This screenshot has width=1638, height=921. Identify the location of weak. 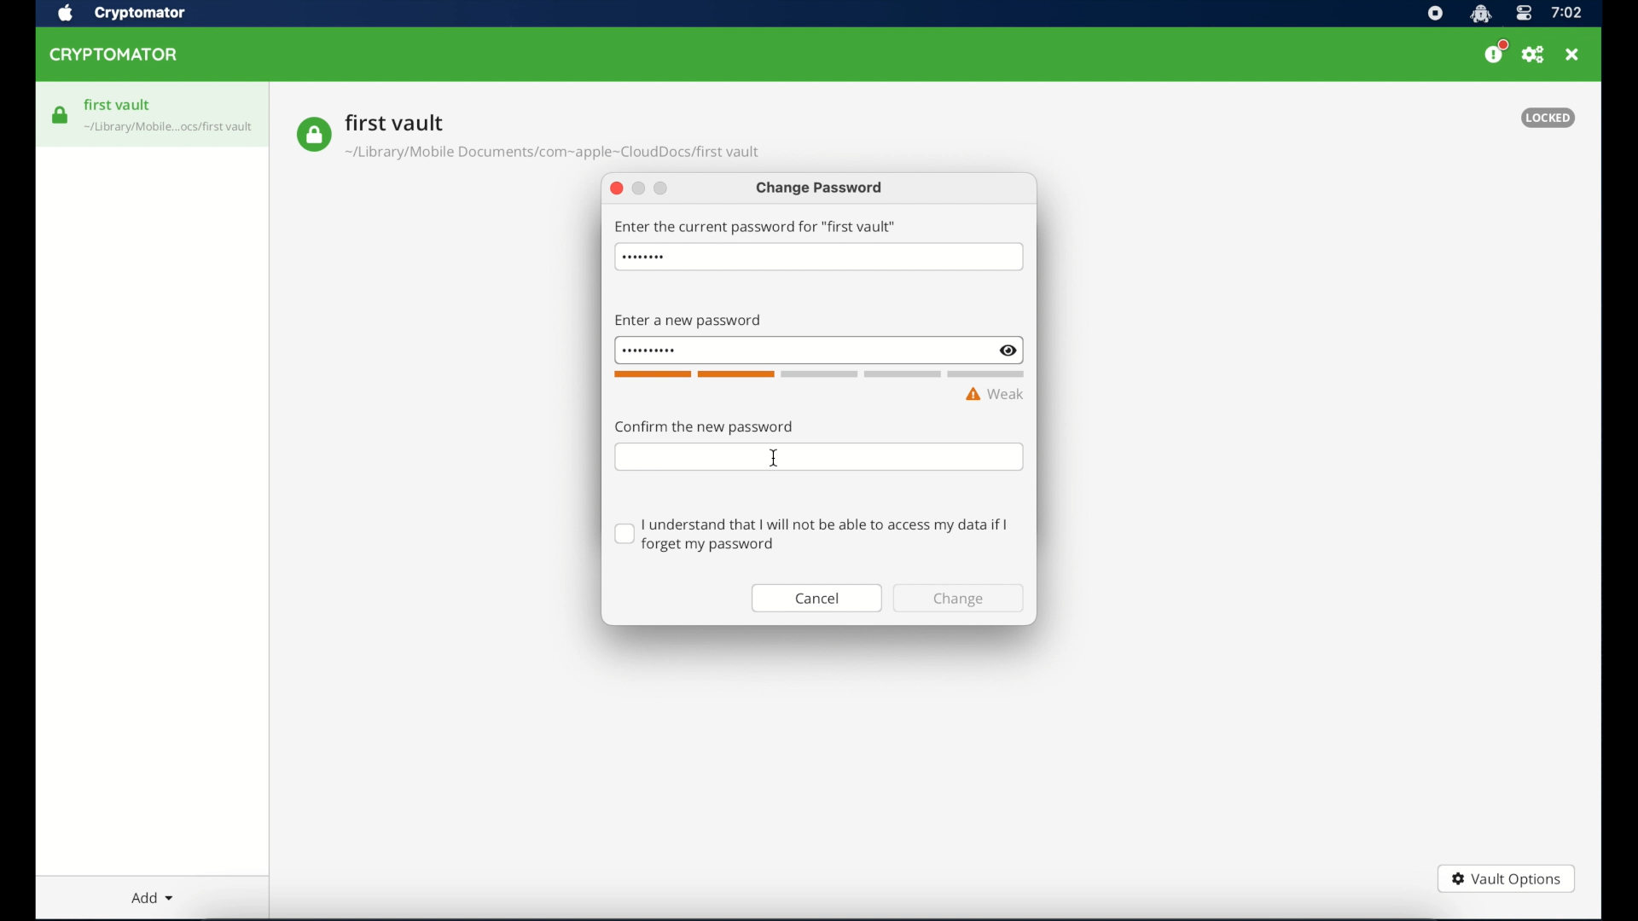
(995, 395).